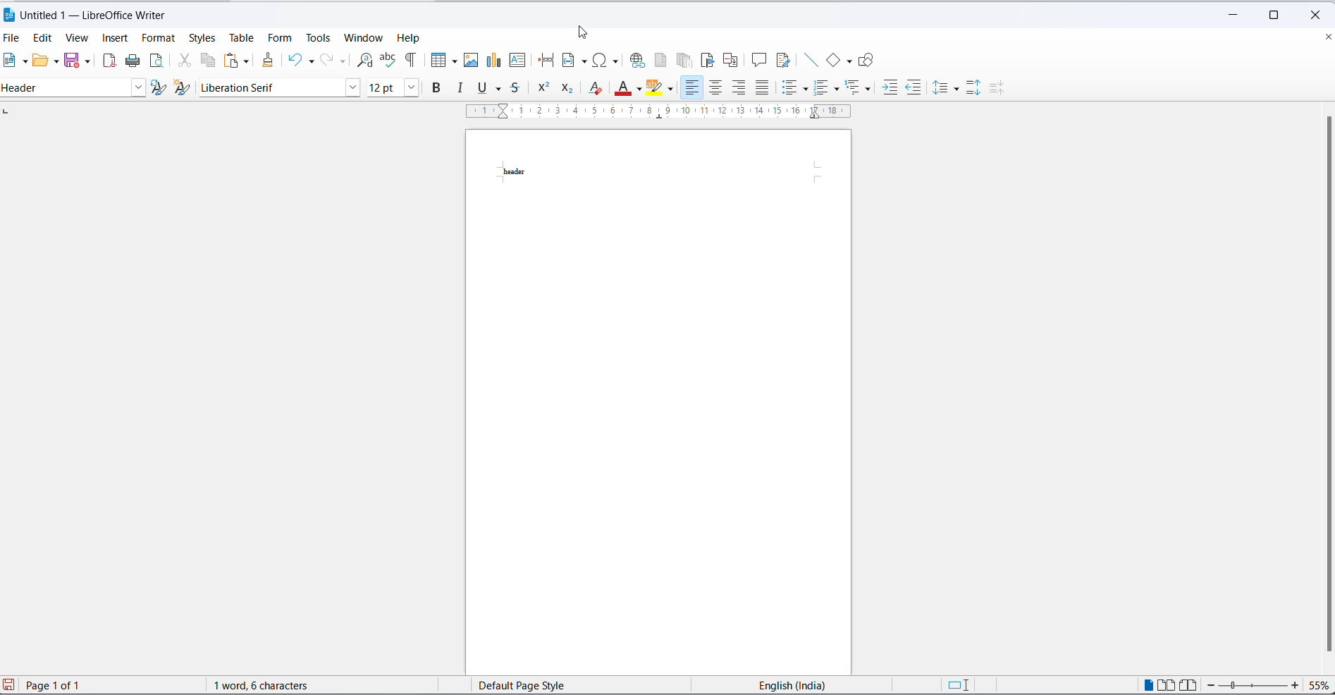 The height and width of the screenshot is (695, 1335). Describe the element at coordinates (759, 61) in the screenshot. I see `insert comments` at that location.